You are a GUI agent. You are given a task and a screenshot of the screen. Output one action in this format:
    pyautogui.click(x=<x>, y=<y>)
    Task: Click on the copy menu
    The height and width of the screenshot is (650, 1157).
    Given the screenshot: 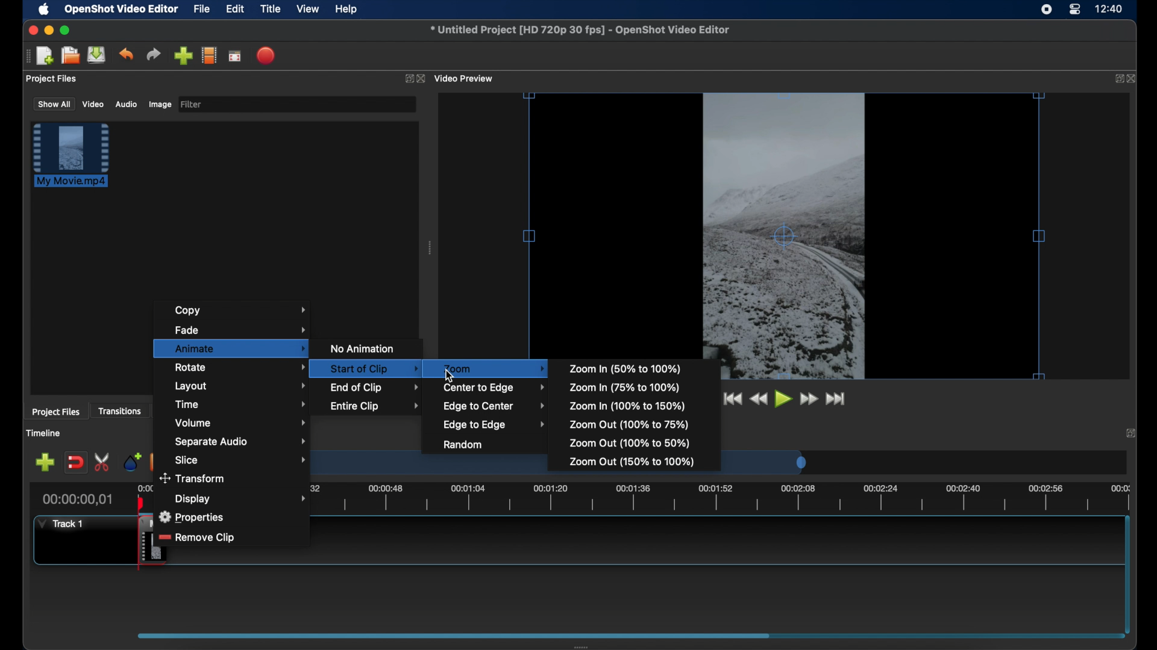 What is the action you would take?
    pyautogui.click(x=244, y=311)
    